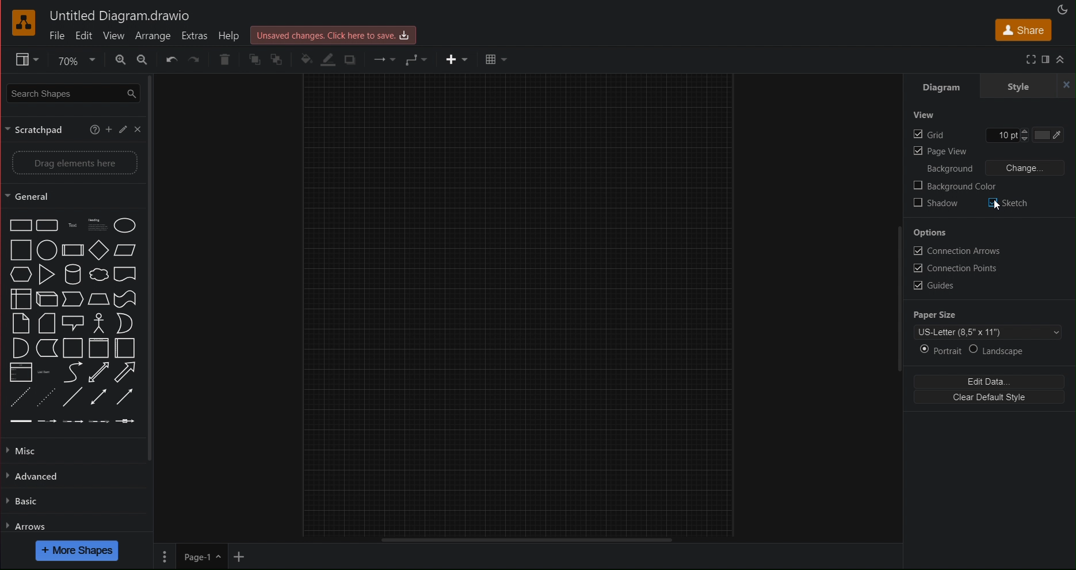  I want to click on General, so click(69, 196).